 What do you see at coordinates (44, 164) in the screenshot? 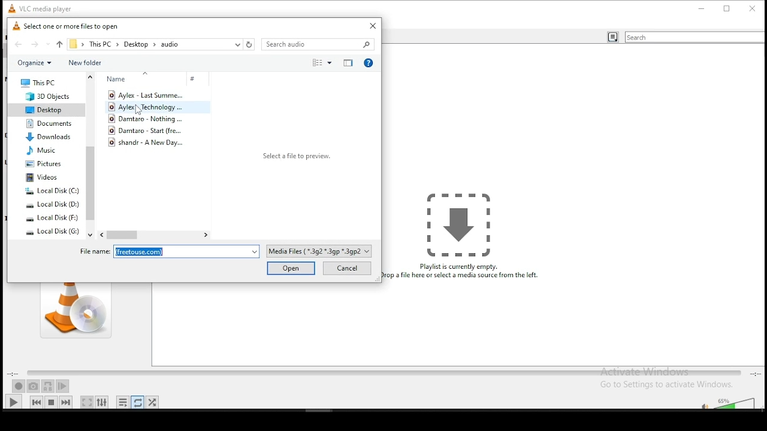
I see `pictures` at bounding box center [44, 164].